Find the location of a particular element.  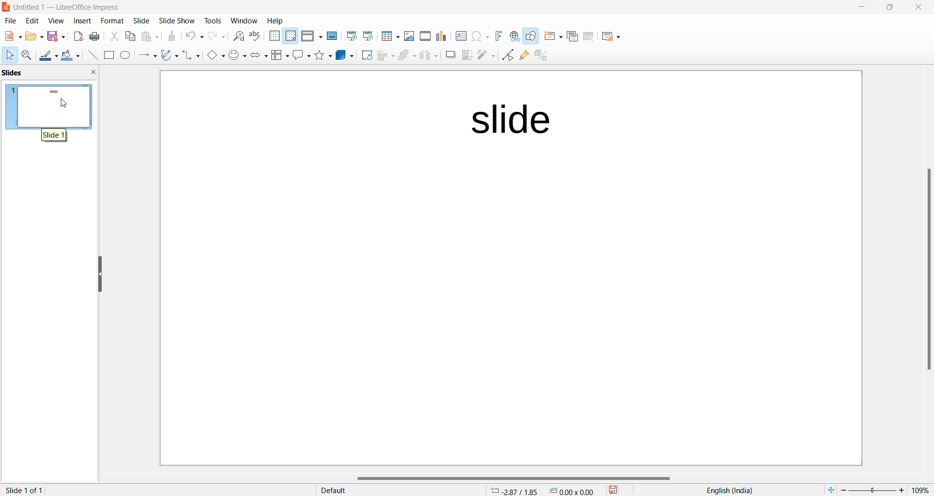

Tools is located at coordinates (211, 19).